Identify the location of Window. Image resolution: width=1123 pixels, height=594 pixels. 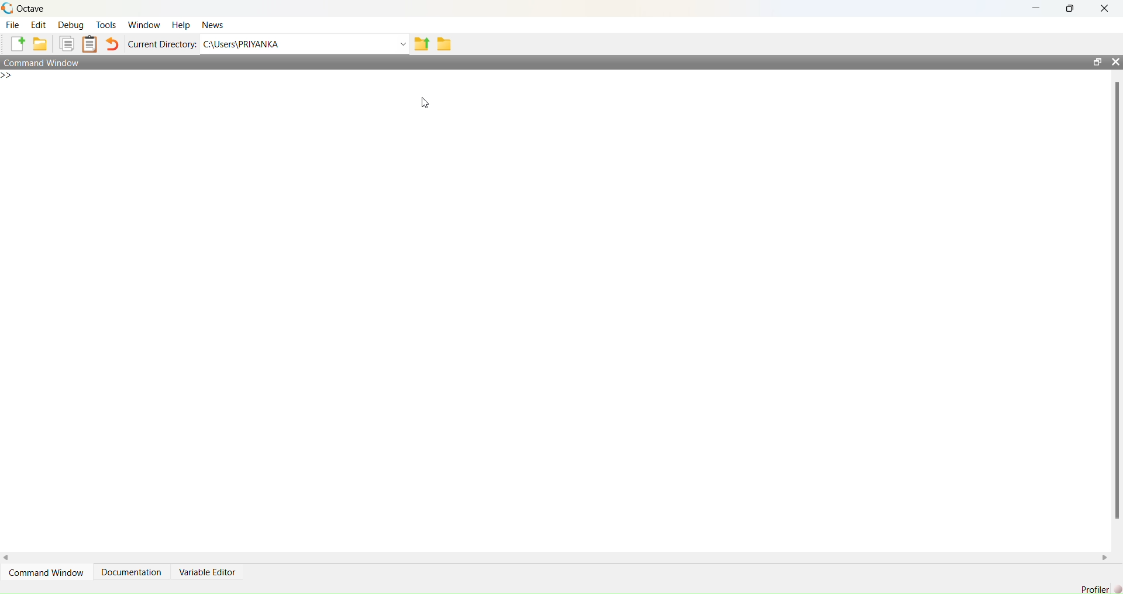
(146, 25).